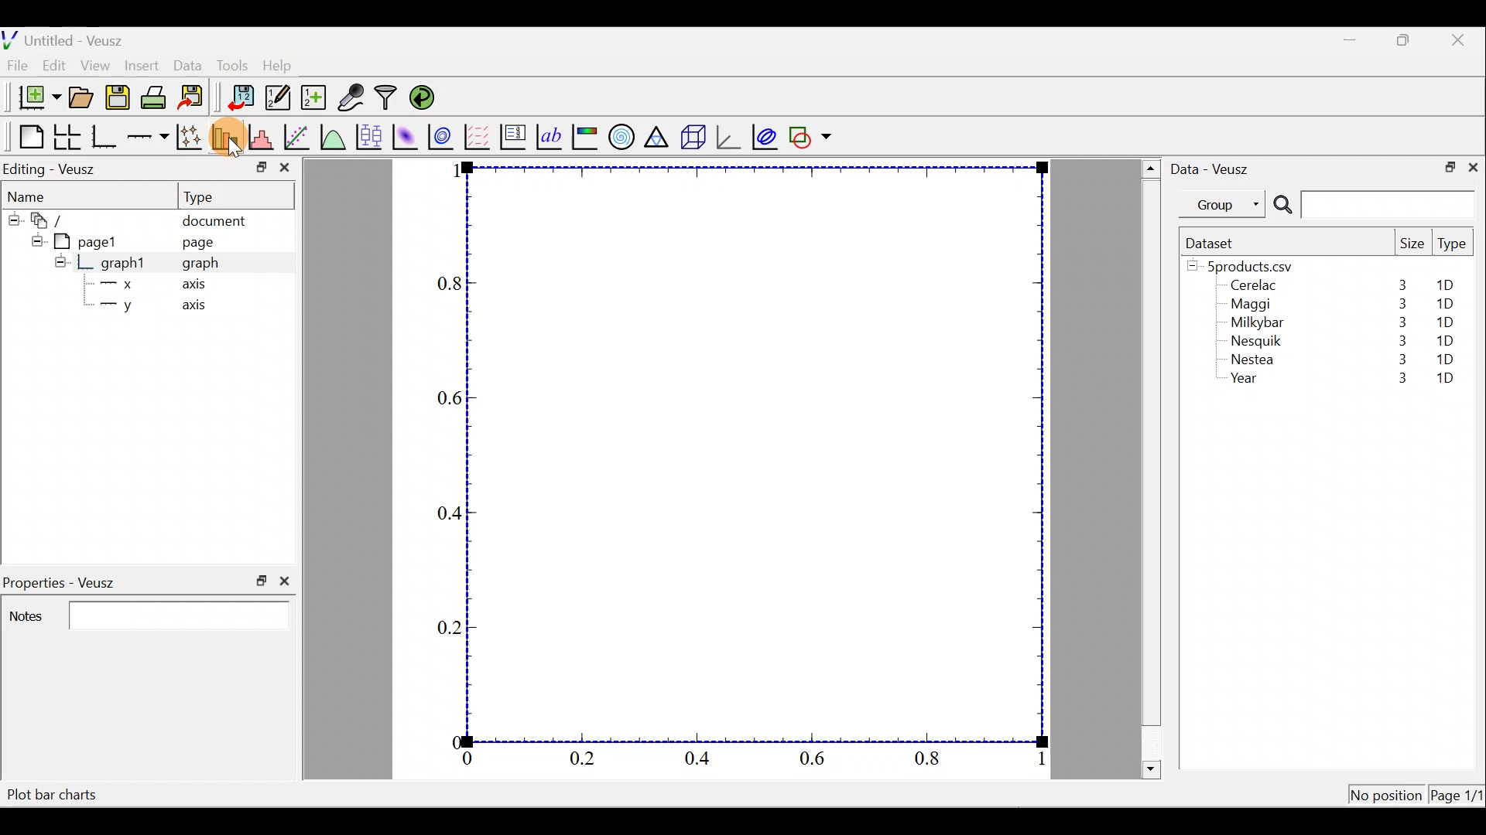 This screenshot has width=1486, height=835. What do you see at coordinates (69, 38) in the screenshot?
I see `Untitled - Veusz` at bounding box center [69, 38].